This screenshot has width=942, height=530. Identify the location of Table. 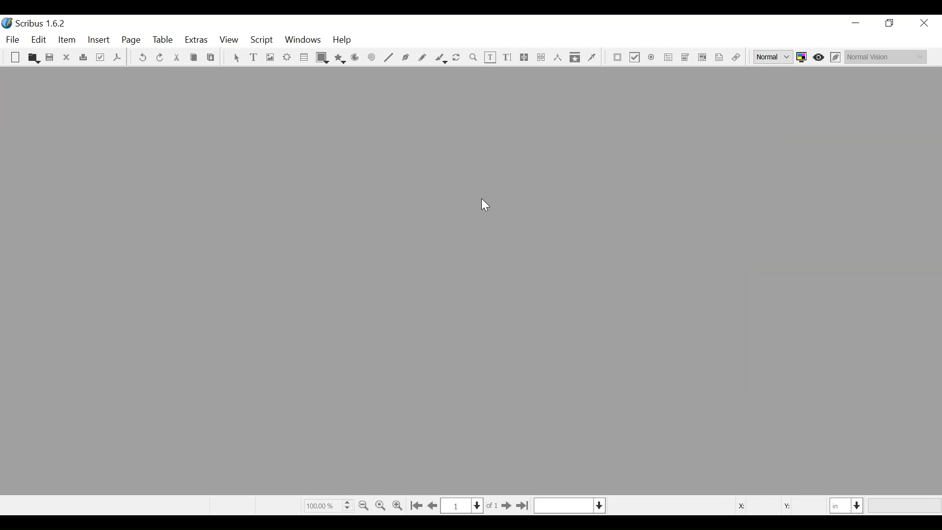
(304, 58).